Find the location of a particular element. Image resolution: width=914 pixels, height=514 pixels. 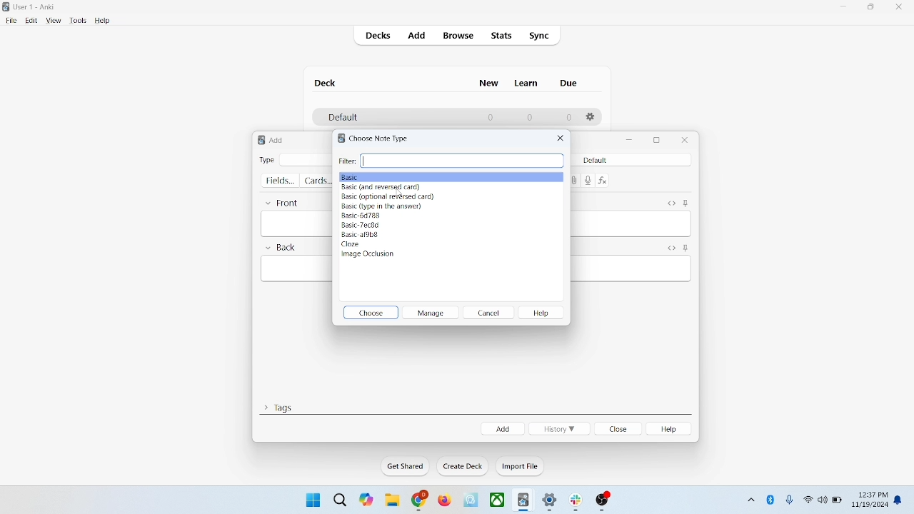

User-1 Anki is located at coordinates (37, 8).